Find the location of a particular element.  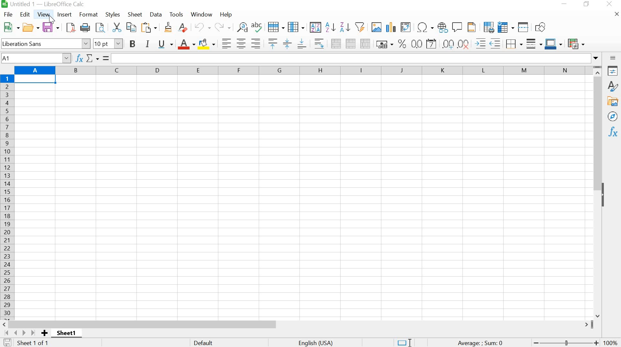

FORMULA is located at coordinates (481, 343).